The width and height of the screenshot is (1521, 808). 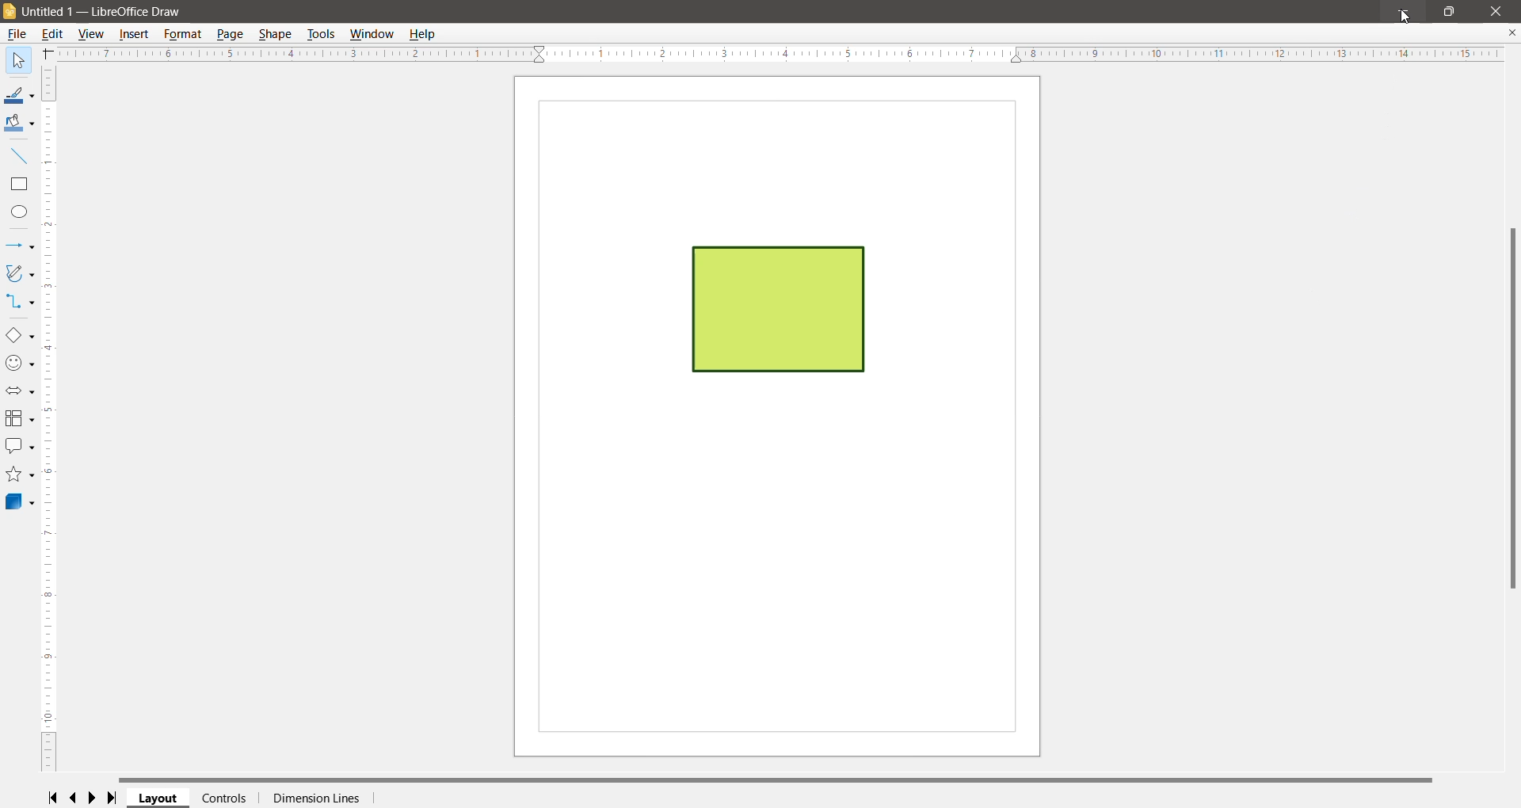 I want to click on Window, so click(x=373, y=34).